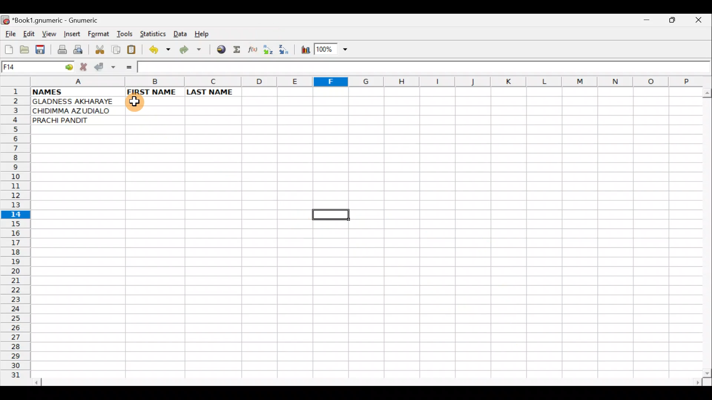  What do you see at coordinates (72, 121) in the screenshot?
I see `PRACHI PANDIT` at bounding box center [72, 121].